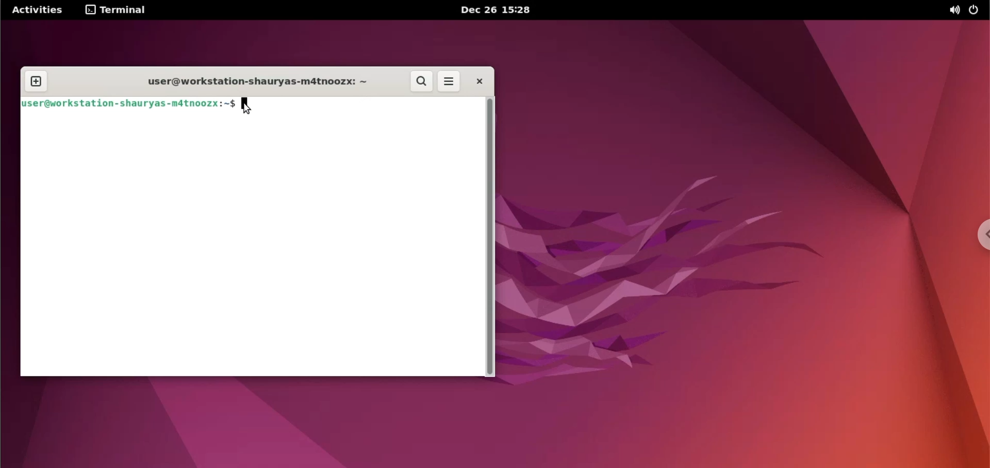 The height and width of the screenshot is (468, 990). Describe the element at coordinates (490, 237) in the screenshot. I see `scrollbar` at that location.